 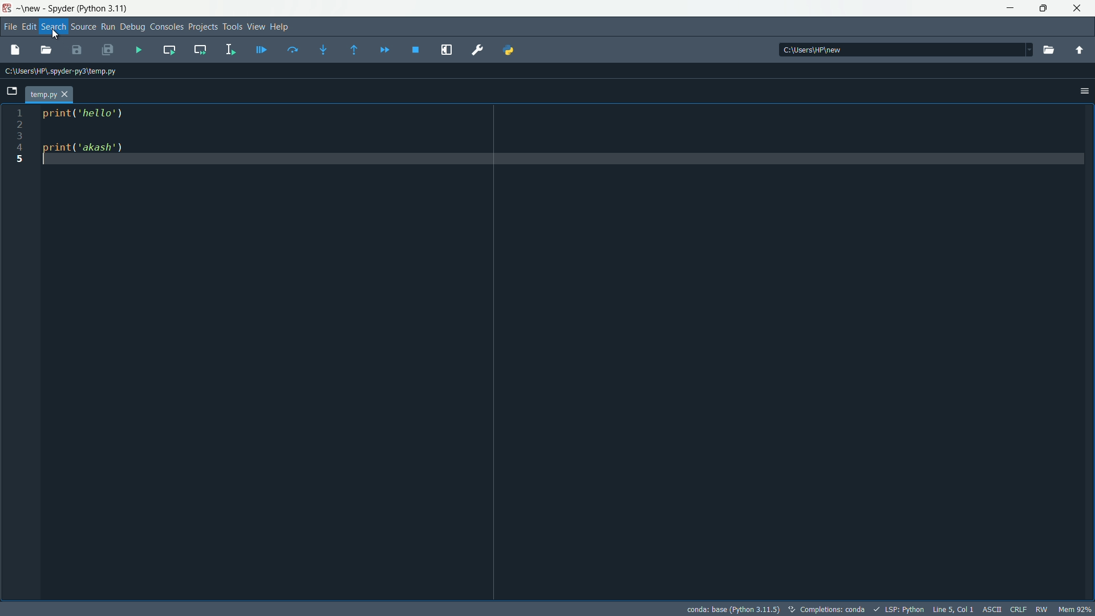 What do you see at coordinates (197, 49) in the screenshot?
I see `run current cell and go to the next one` at bounding box center [197, 49].